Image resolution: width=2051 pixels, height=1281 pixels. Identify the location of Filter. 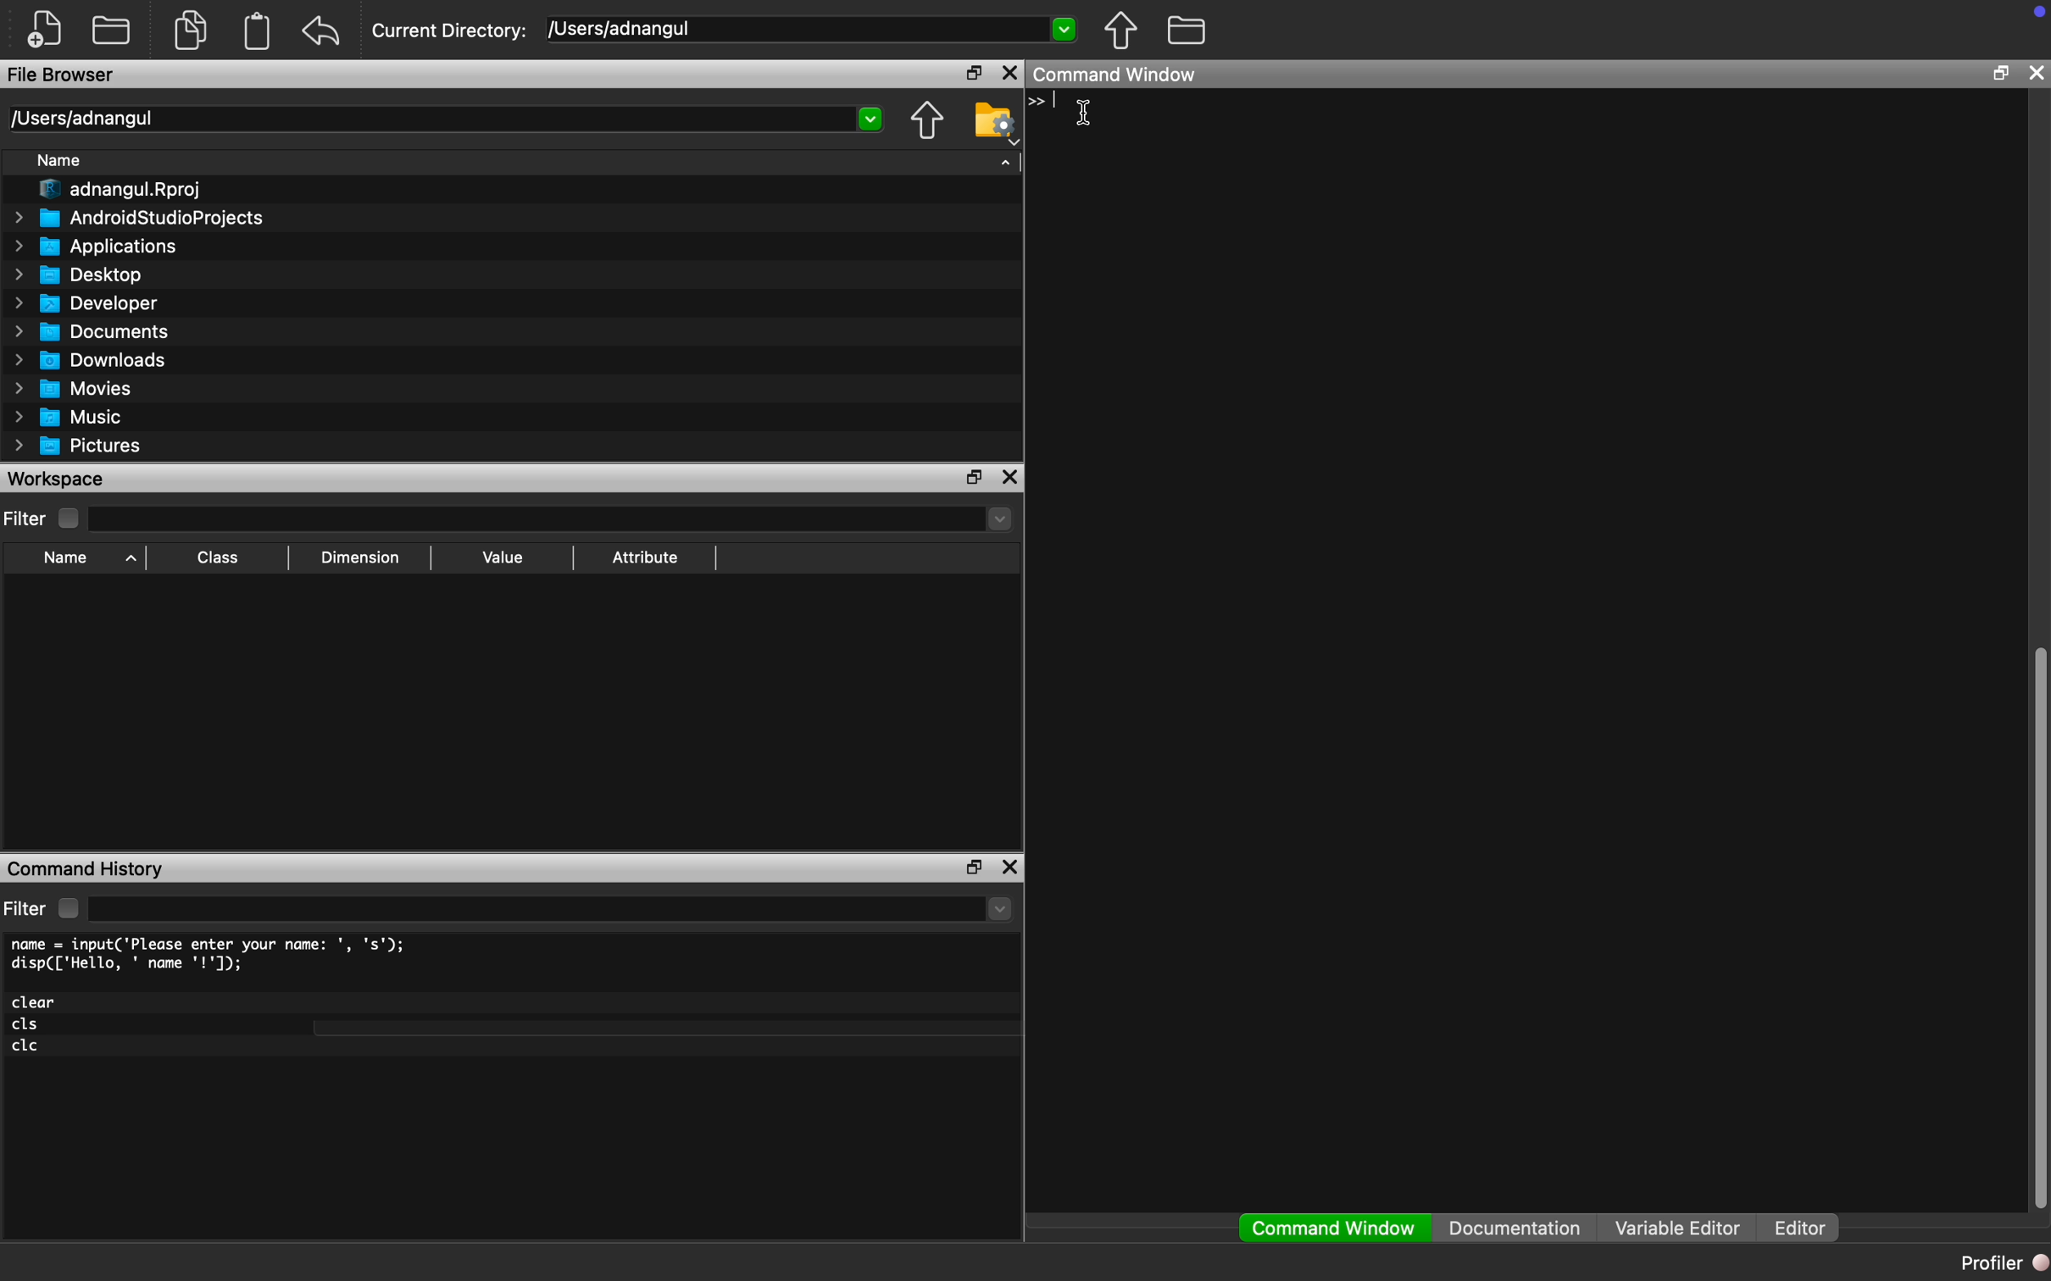
(44, 518).